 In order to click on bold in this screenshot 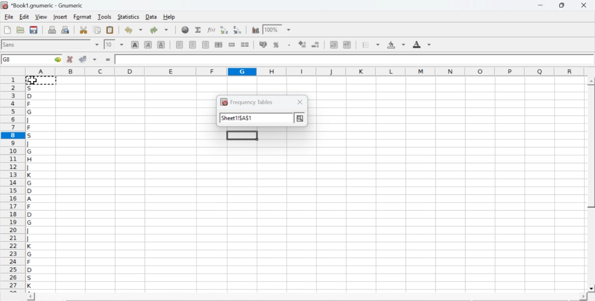, I will do `click(135, 44)`.